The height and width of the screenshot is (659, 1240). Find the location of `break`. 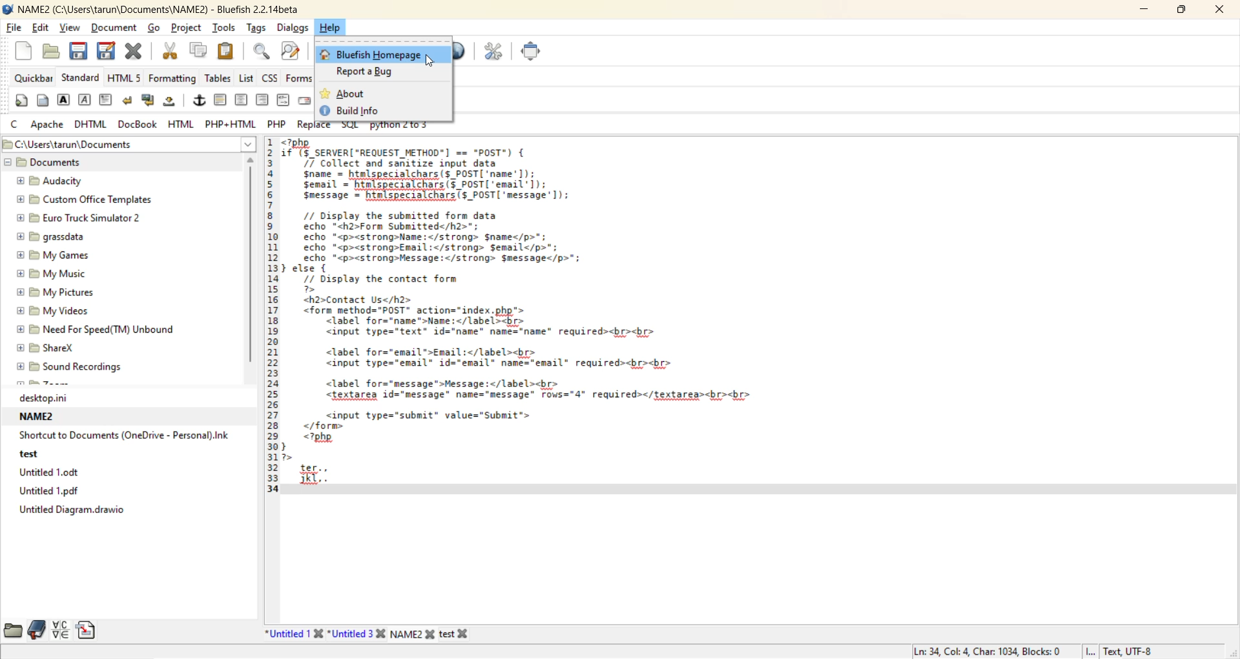

break is located at coordinates (128, 100).